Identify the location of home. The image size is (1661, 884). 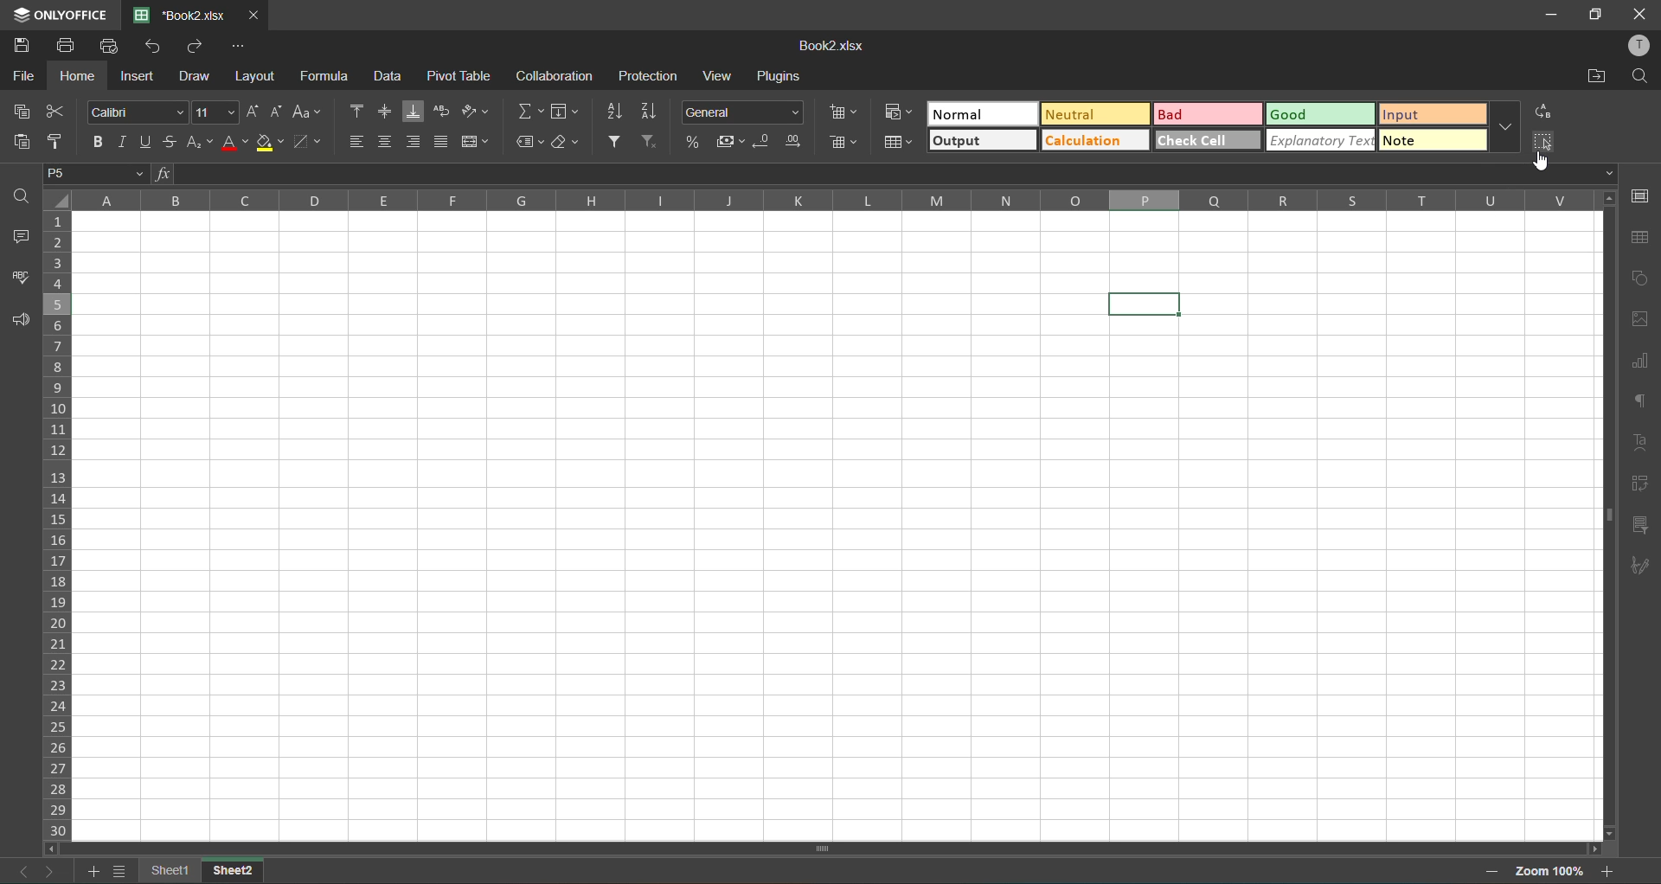
(82, 79).